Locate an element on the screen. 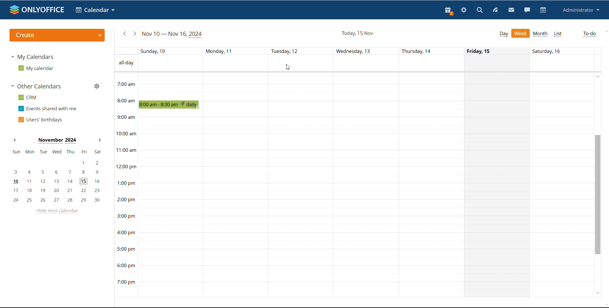 Image resolution: width=609 pixels, height=308 pixels. current date is located at coordinates (173, 35).